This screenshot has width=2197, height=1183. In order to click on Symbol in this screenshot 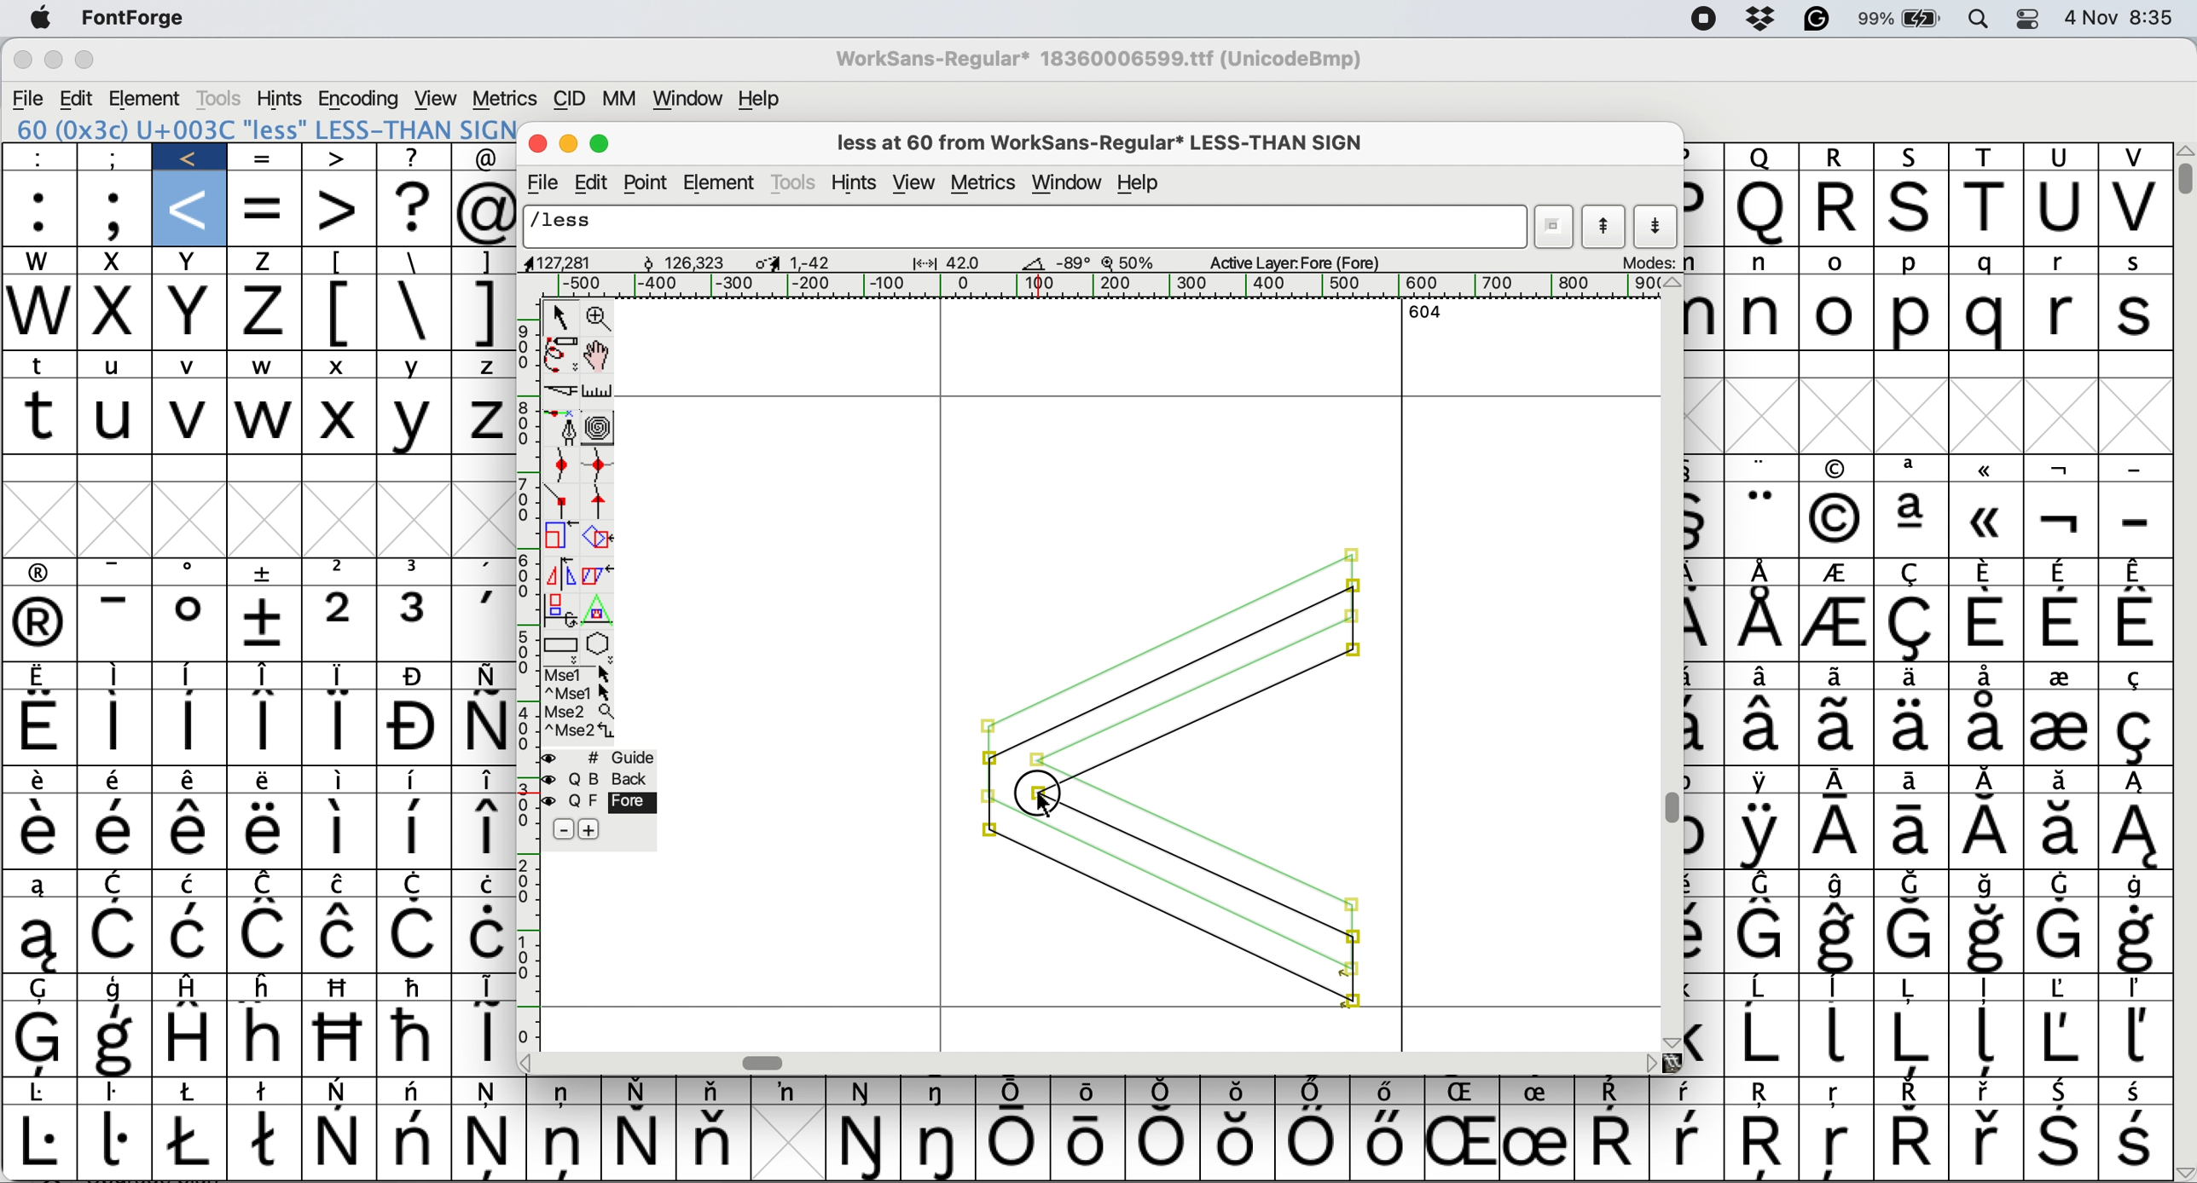, I will do `click(2138, 676)`.